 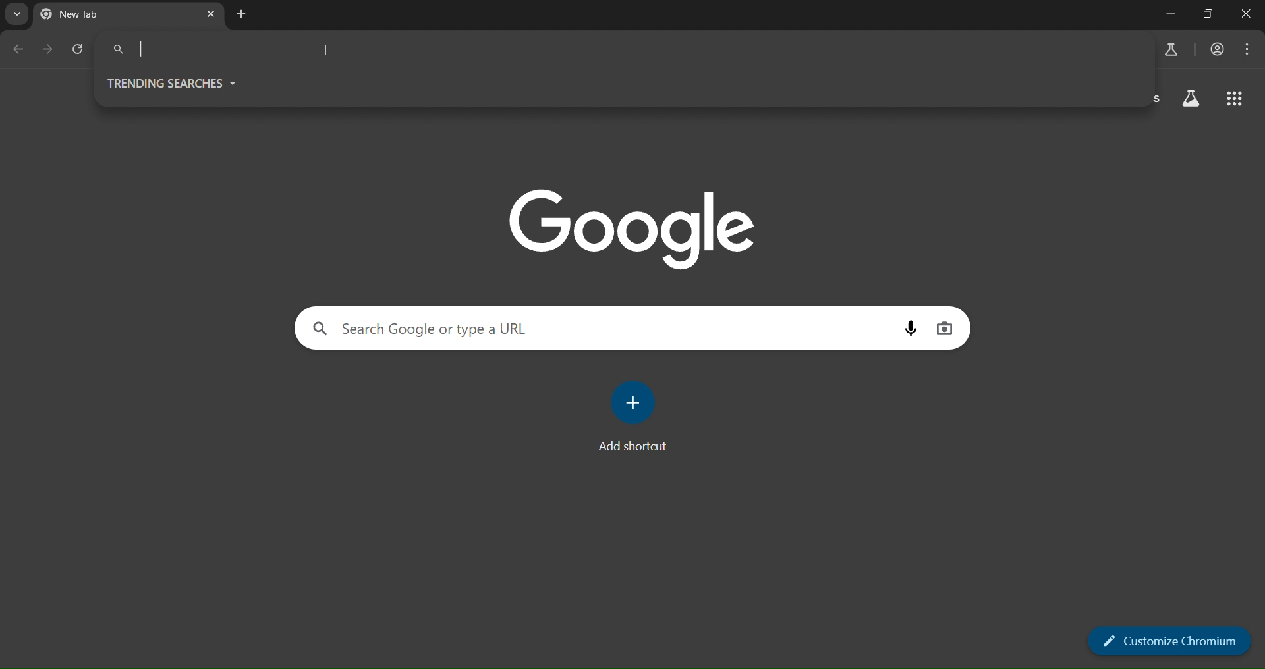 What do you see at coordinates (636, 226) in the screenshot?
I see `google` at bounding box center [636, 226].